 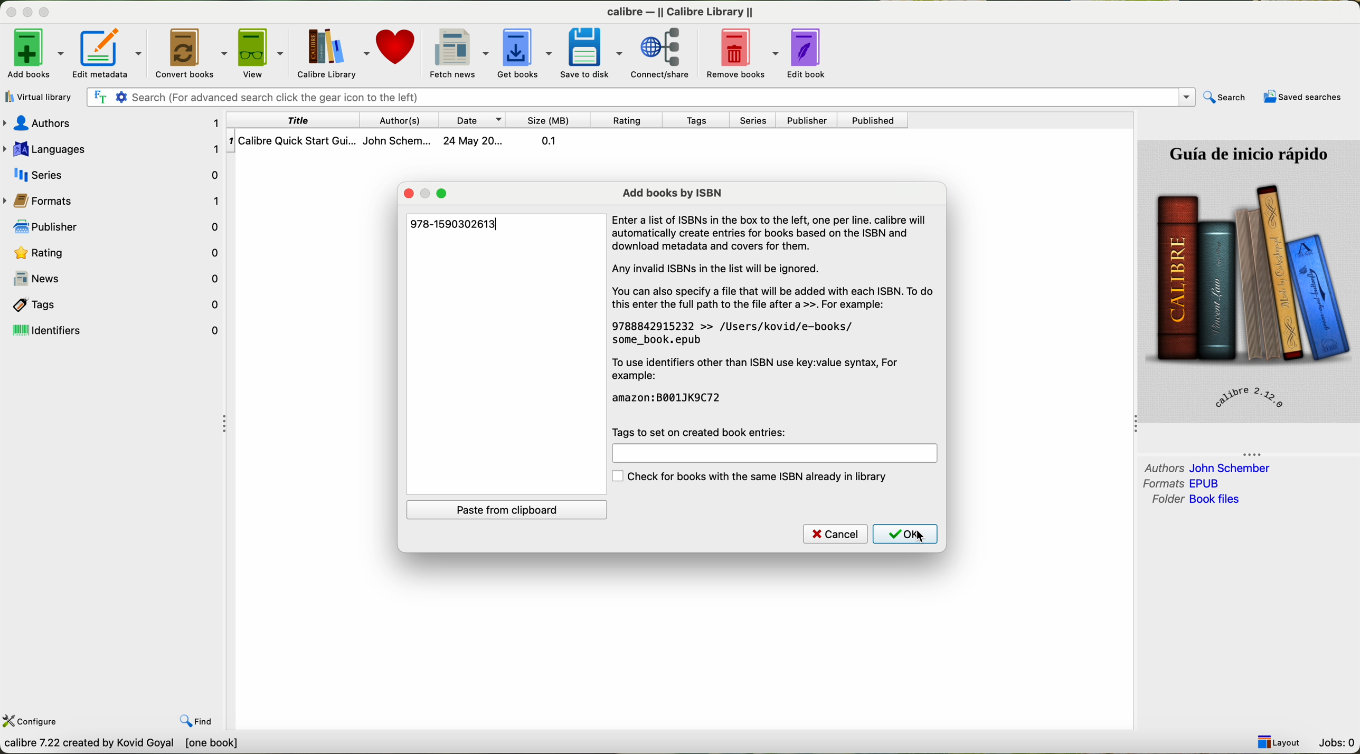 I want to click on find, so click(x=197, y=721).